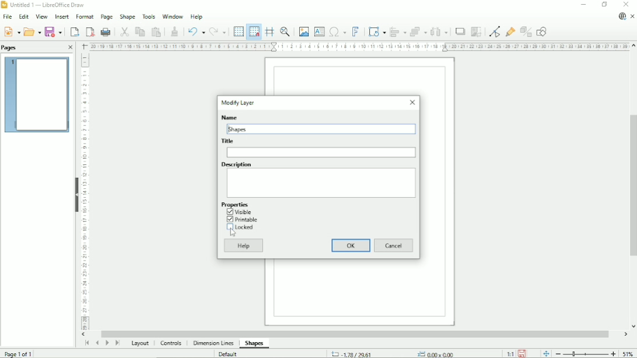 The image size is (637, 358). Describe the element at coordinates (377, 31) in the screenshot. I see `Transformation` at that location.